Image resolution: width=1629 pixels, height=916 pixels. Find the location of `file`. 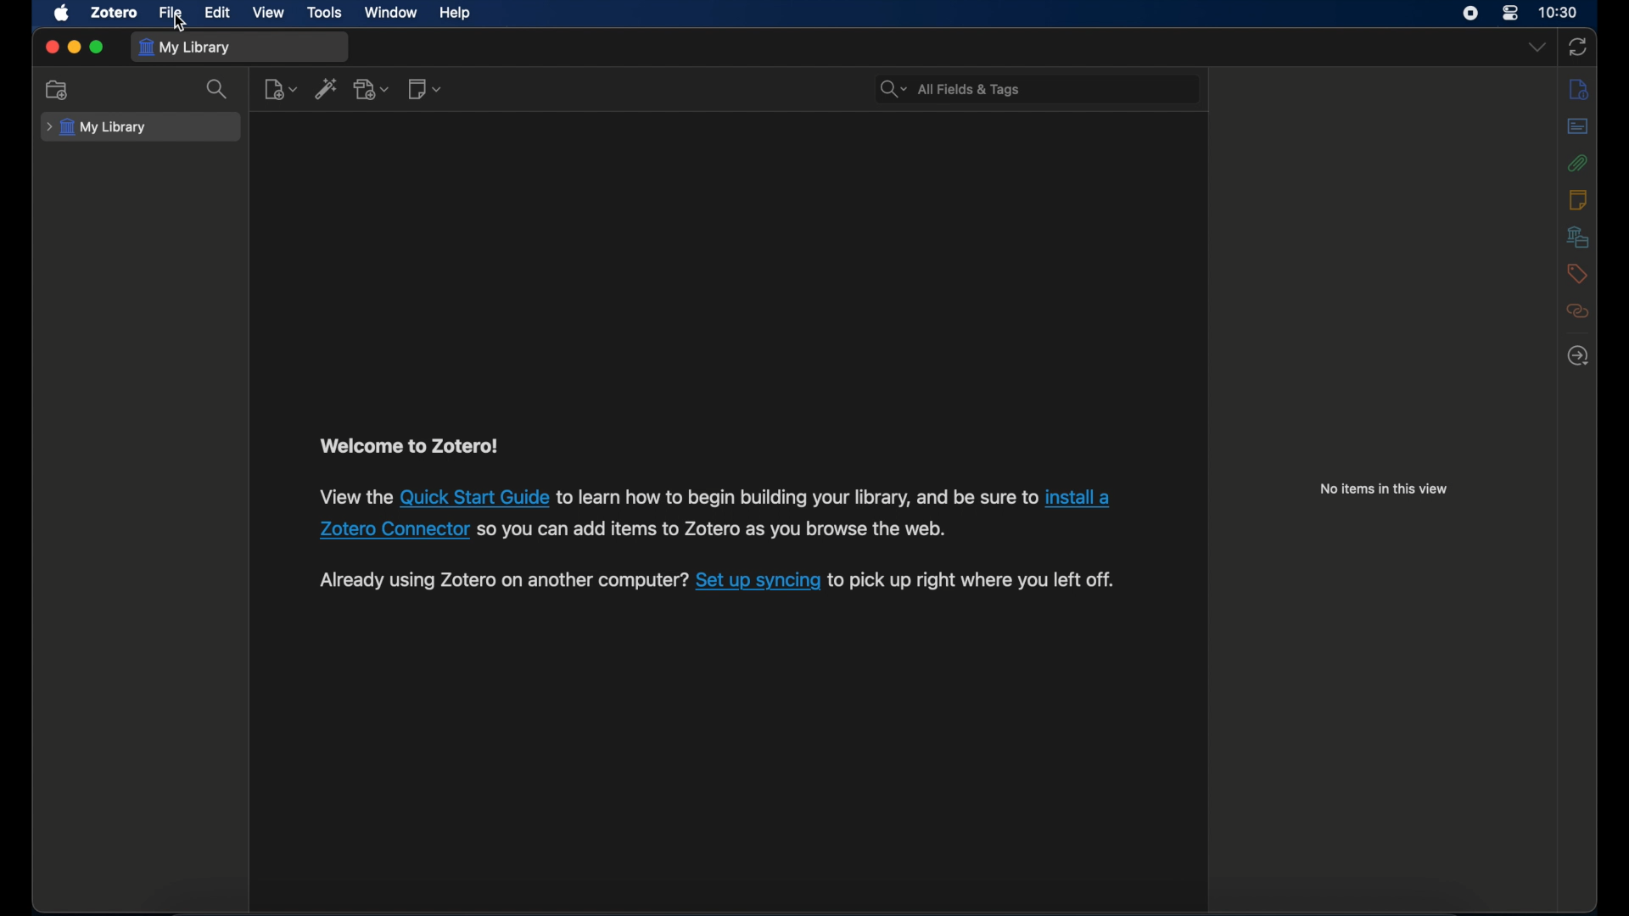

file is located at coordinates (170, 13).